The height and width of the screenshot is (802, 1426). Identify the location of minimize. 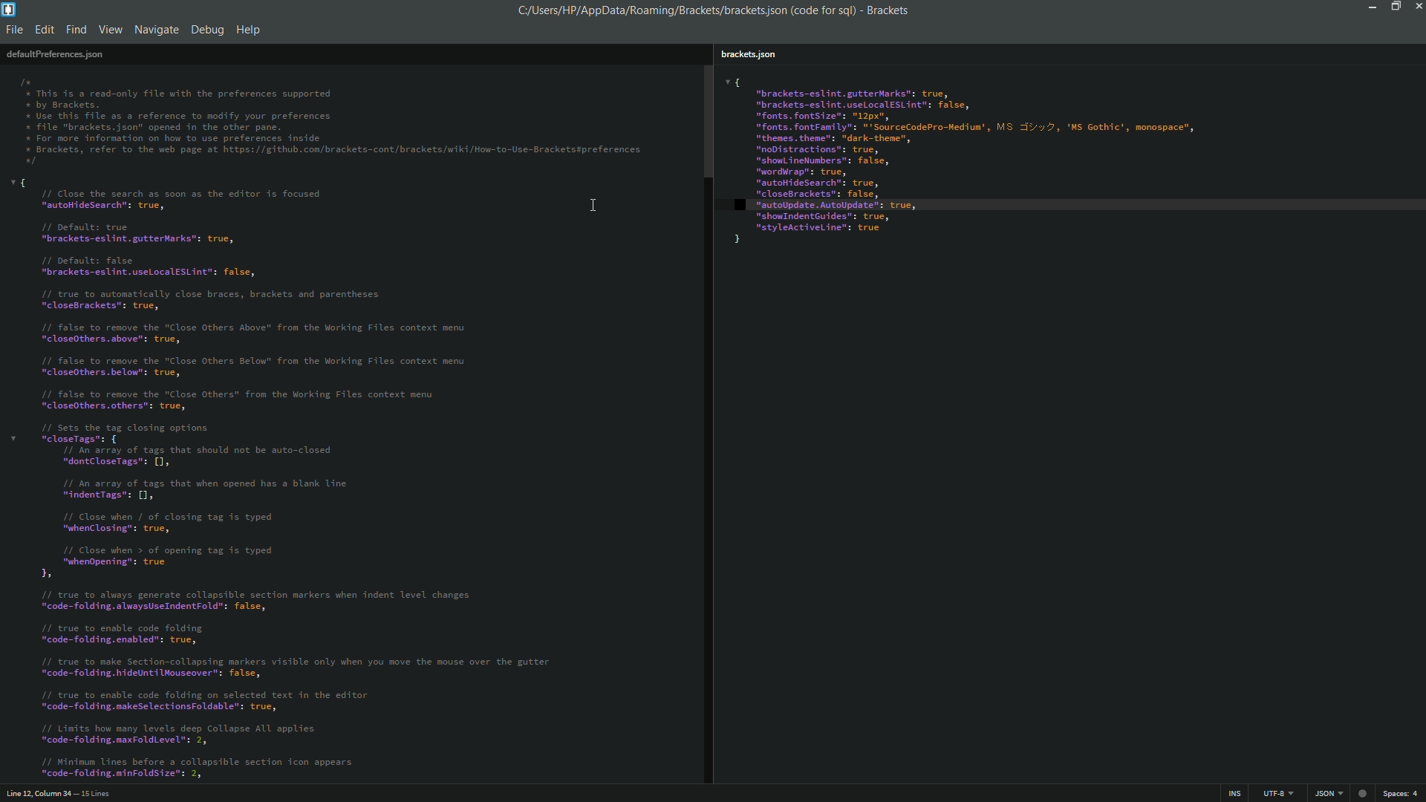
(1373, 8).